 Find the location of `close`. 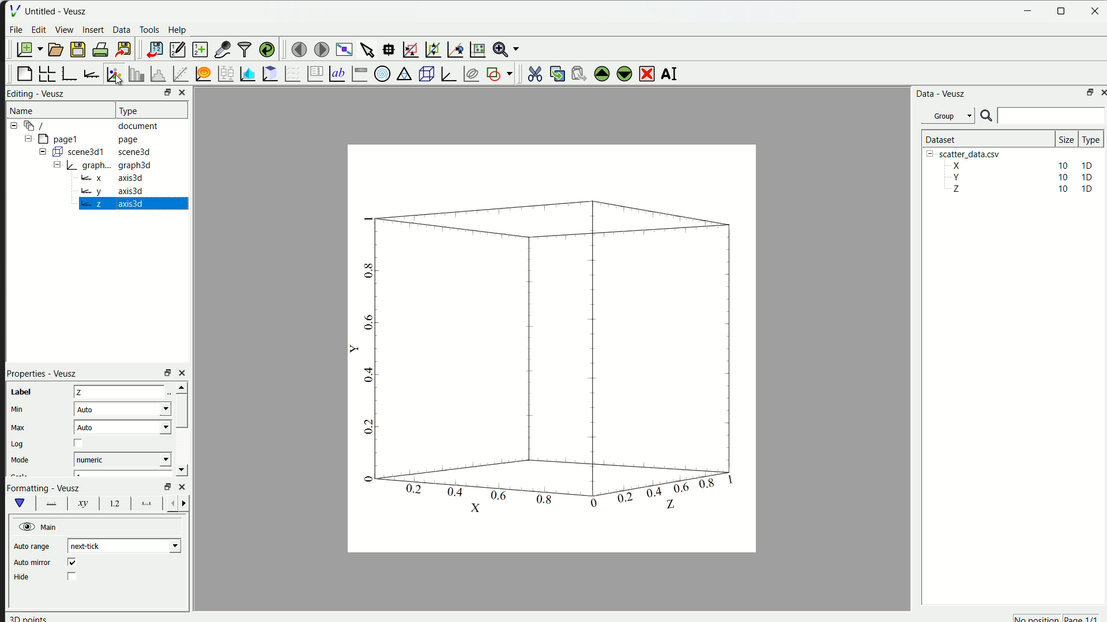

close is located at coordinates (180, 93).